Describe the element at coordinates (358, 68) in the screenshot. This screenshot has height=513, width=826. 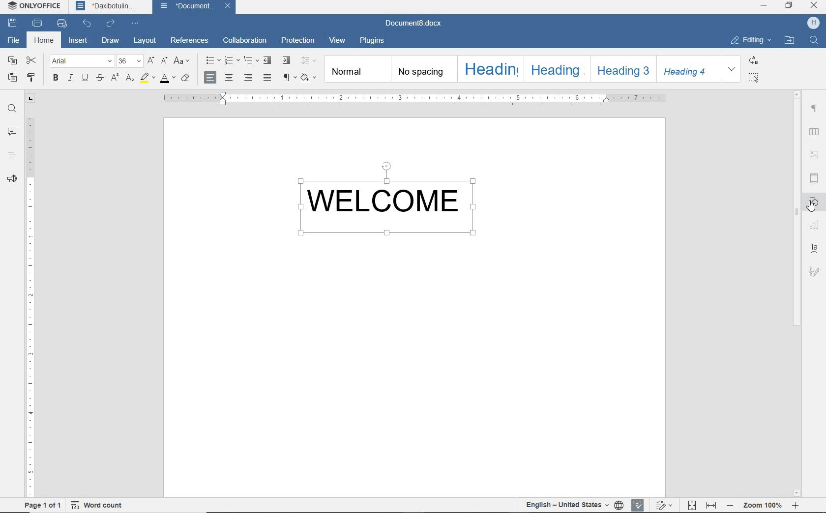
I see `NORMAL` at that location.